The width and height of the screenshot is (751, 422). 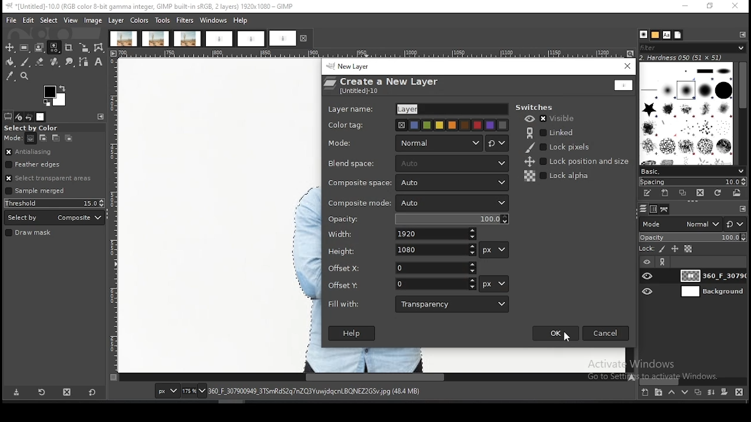 What do you see at coordinates (452, 183) in the screenshot?
I see `composite spae` at bounding box center [452, 183].